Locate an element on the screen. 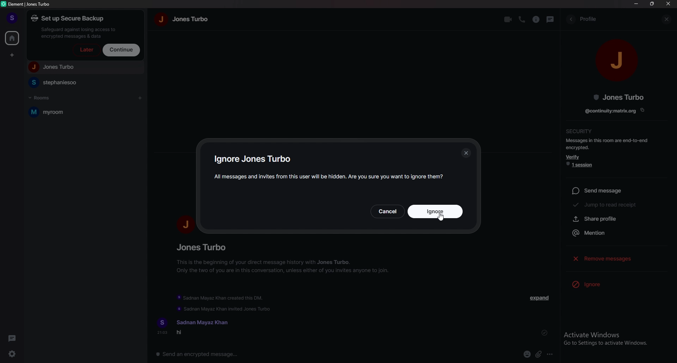 The image size is (677, 363). continue is located at coordinates (122, 50).